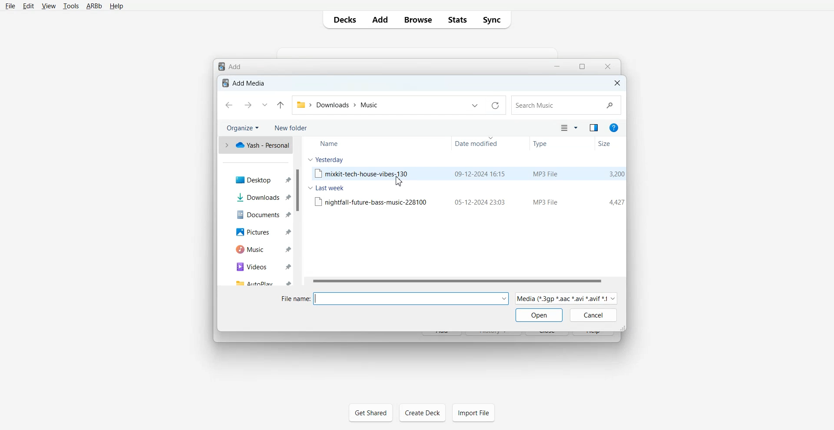  What do you see at coordinates (616, 83) in the screenshot?
I see `Close` at bounding box center [616, 83].